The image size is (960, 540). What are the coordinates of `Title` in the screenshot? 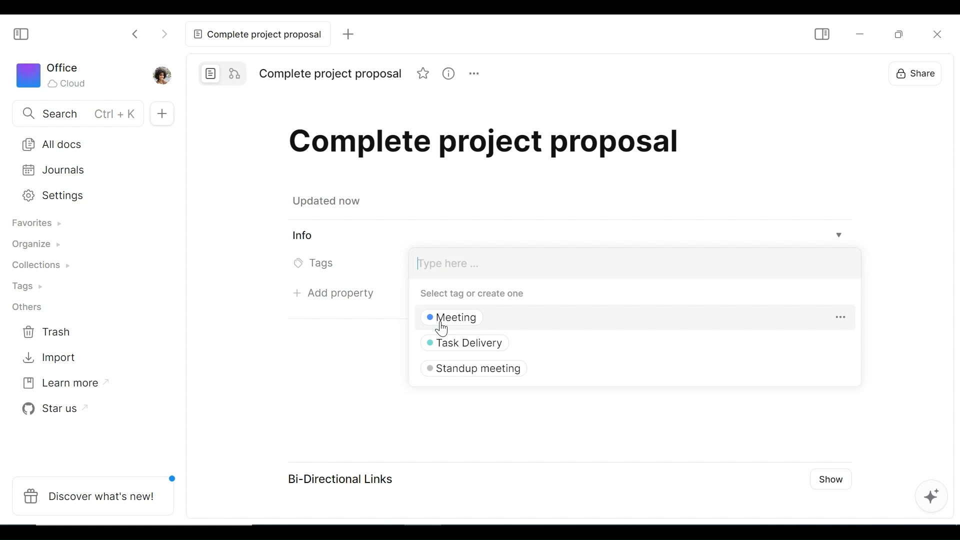 It's located at (485, 141).